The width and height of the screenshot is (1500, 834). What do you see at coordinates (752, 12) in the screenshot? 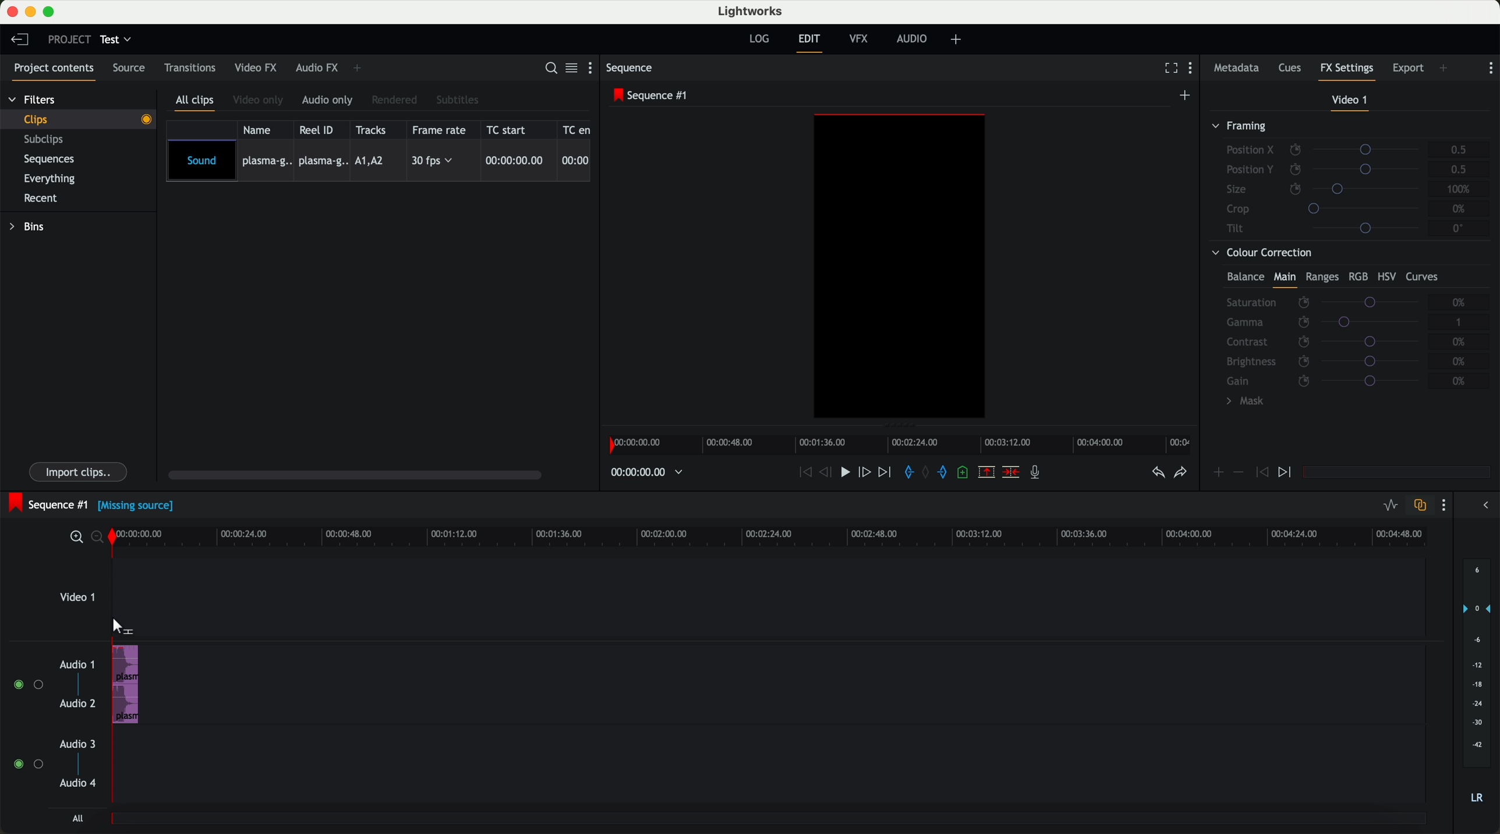
I see `lightworks` at bounding box center [752, 12].